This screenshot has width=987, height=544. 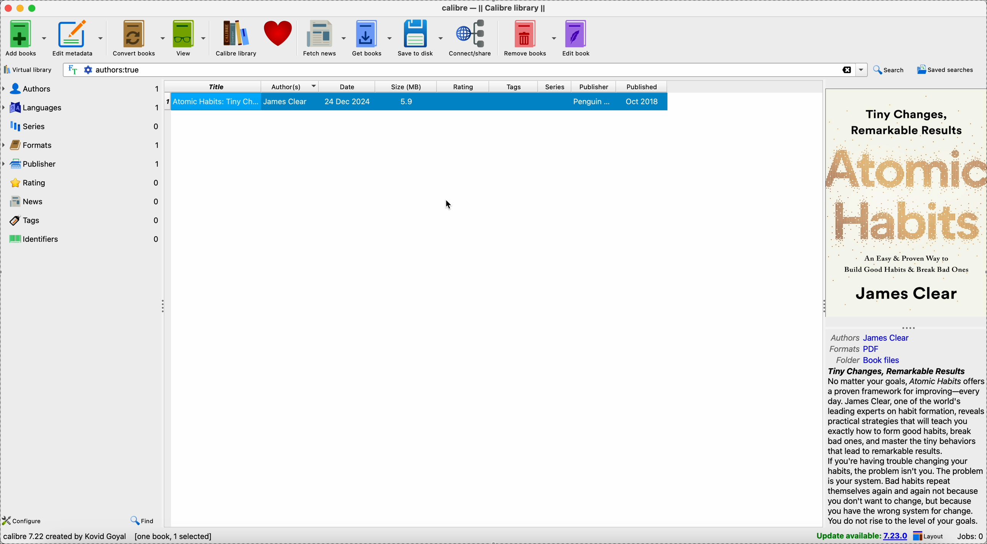 I want to click on cursor, so click(x=449, y=204).